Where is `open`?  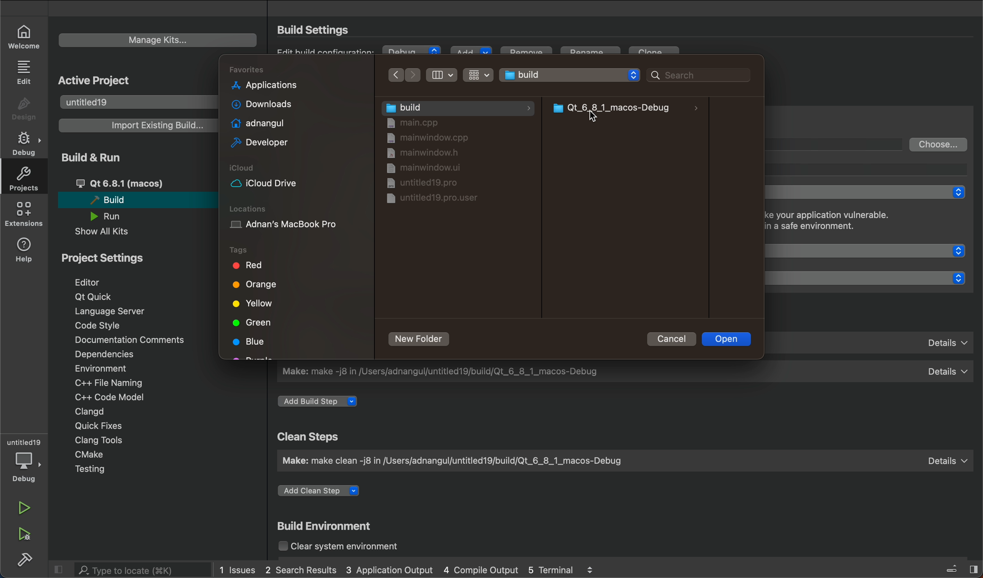 open is located at coordinates (728, 338).